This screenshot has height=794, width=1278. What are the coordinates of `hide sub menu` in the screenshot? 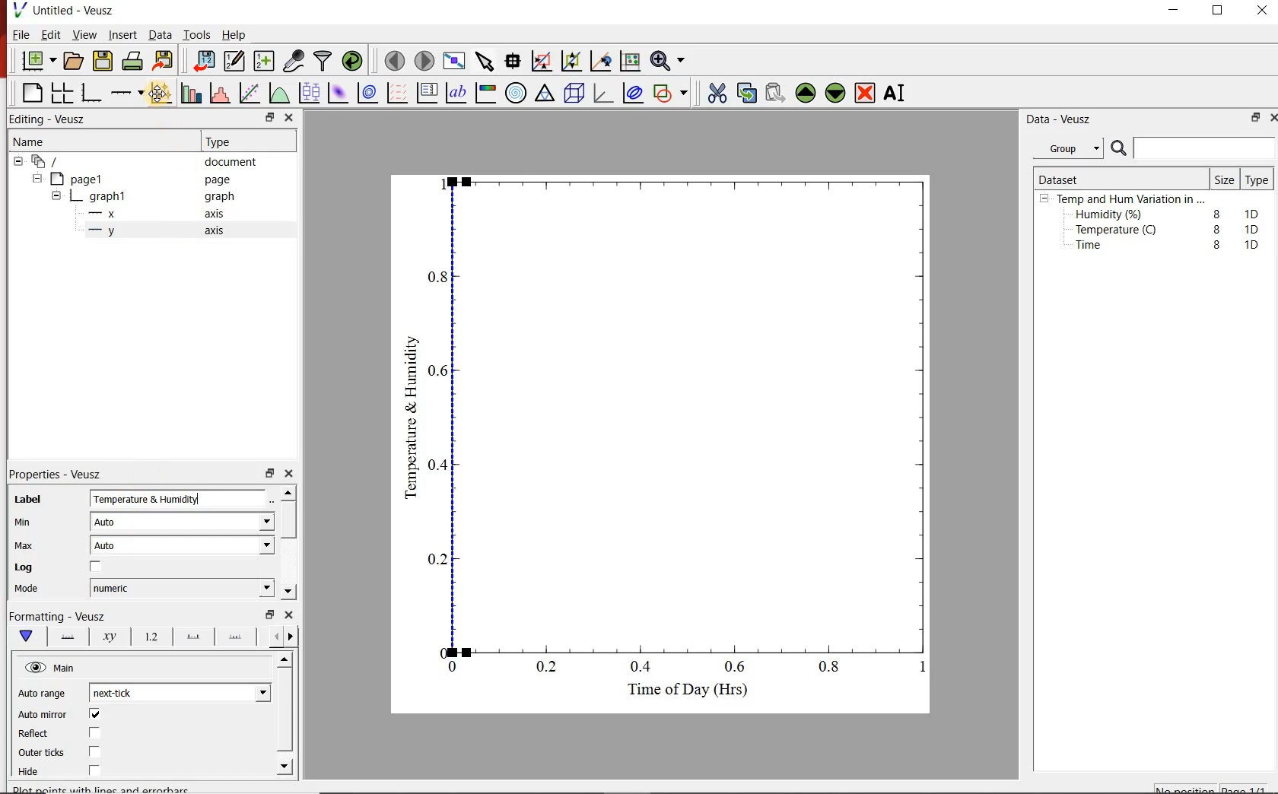 It's located at (1044, 201).